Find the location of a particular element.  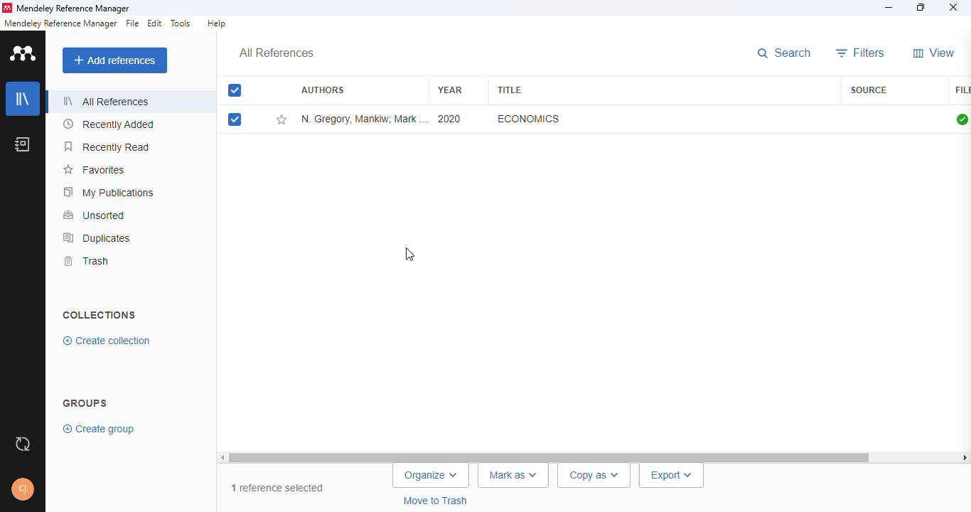

move to trash is located at coordinates (437, 501).